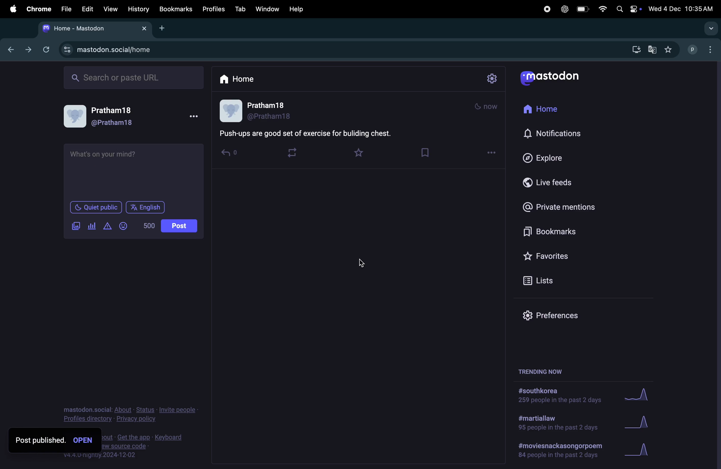 The width and height of the screenshot is (721, 469). Describe the element at coordinates (428, 152) in the screenshot. I see `book mark` at that location.